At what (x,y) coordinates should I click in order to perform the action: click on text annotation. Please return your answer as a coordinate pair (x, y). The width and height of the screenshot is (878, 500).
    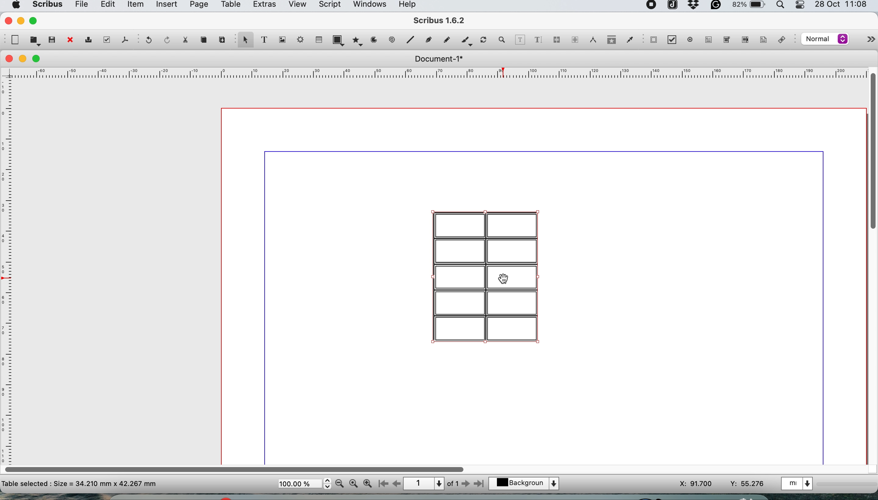
    Looking at the image, I should click on (762, 39).